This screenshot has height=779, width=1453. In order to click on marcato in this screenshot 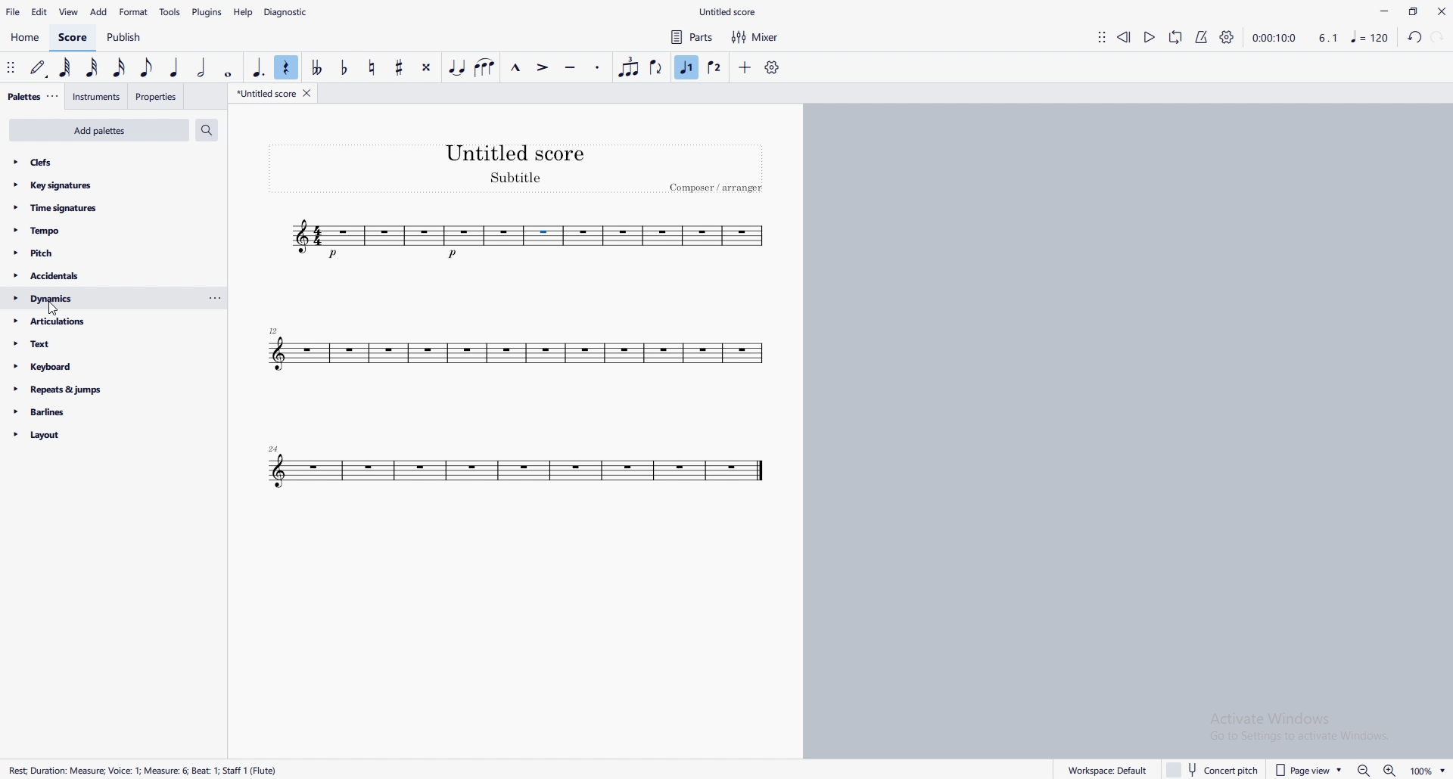, I will do `click(517, 66)`.